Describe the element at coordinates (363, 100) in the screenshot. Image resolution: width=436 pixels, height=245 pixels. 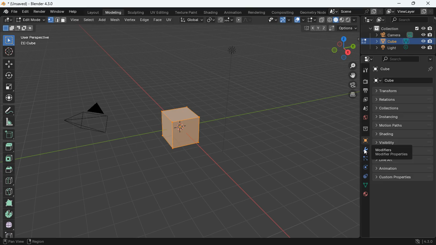
I see `image` at that location.